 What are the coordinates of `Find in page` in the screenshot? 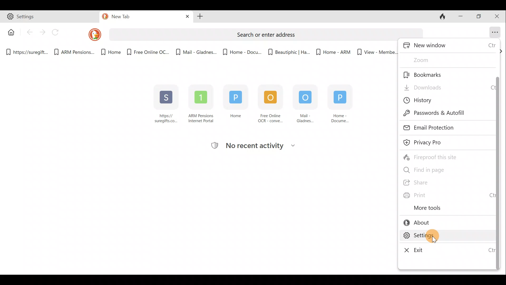 It's located at (428, 169).